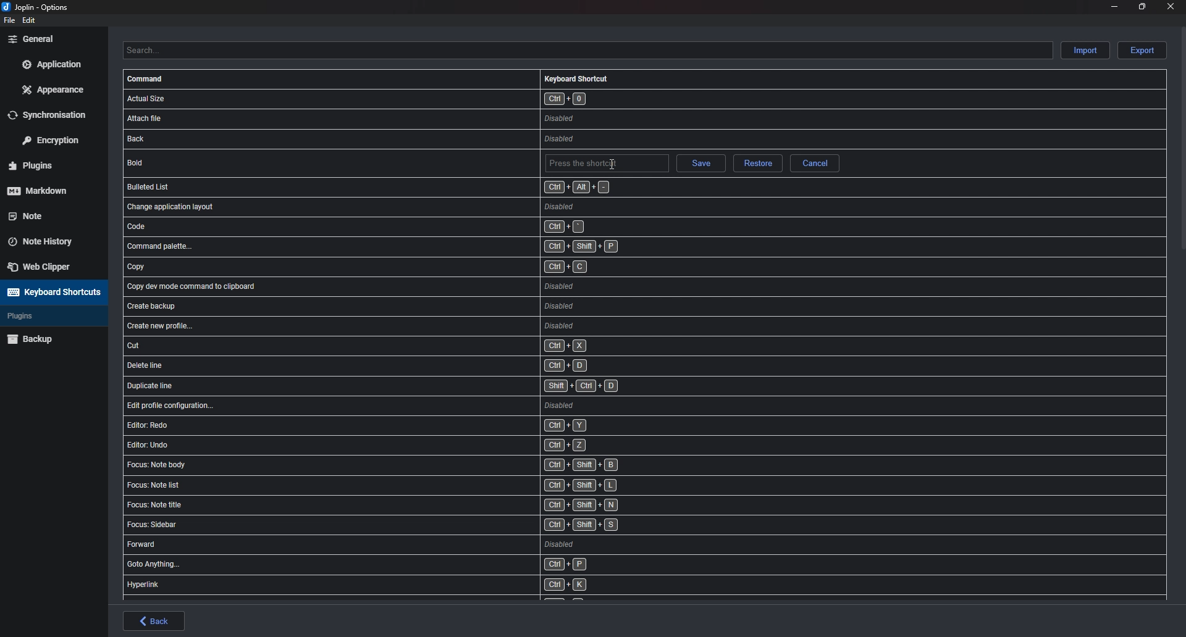 The image size is (1186, 637). I want to click on shortcut, so click(405, 507).